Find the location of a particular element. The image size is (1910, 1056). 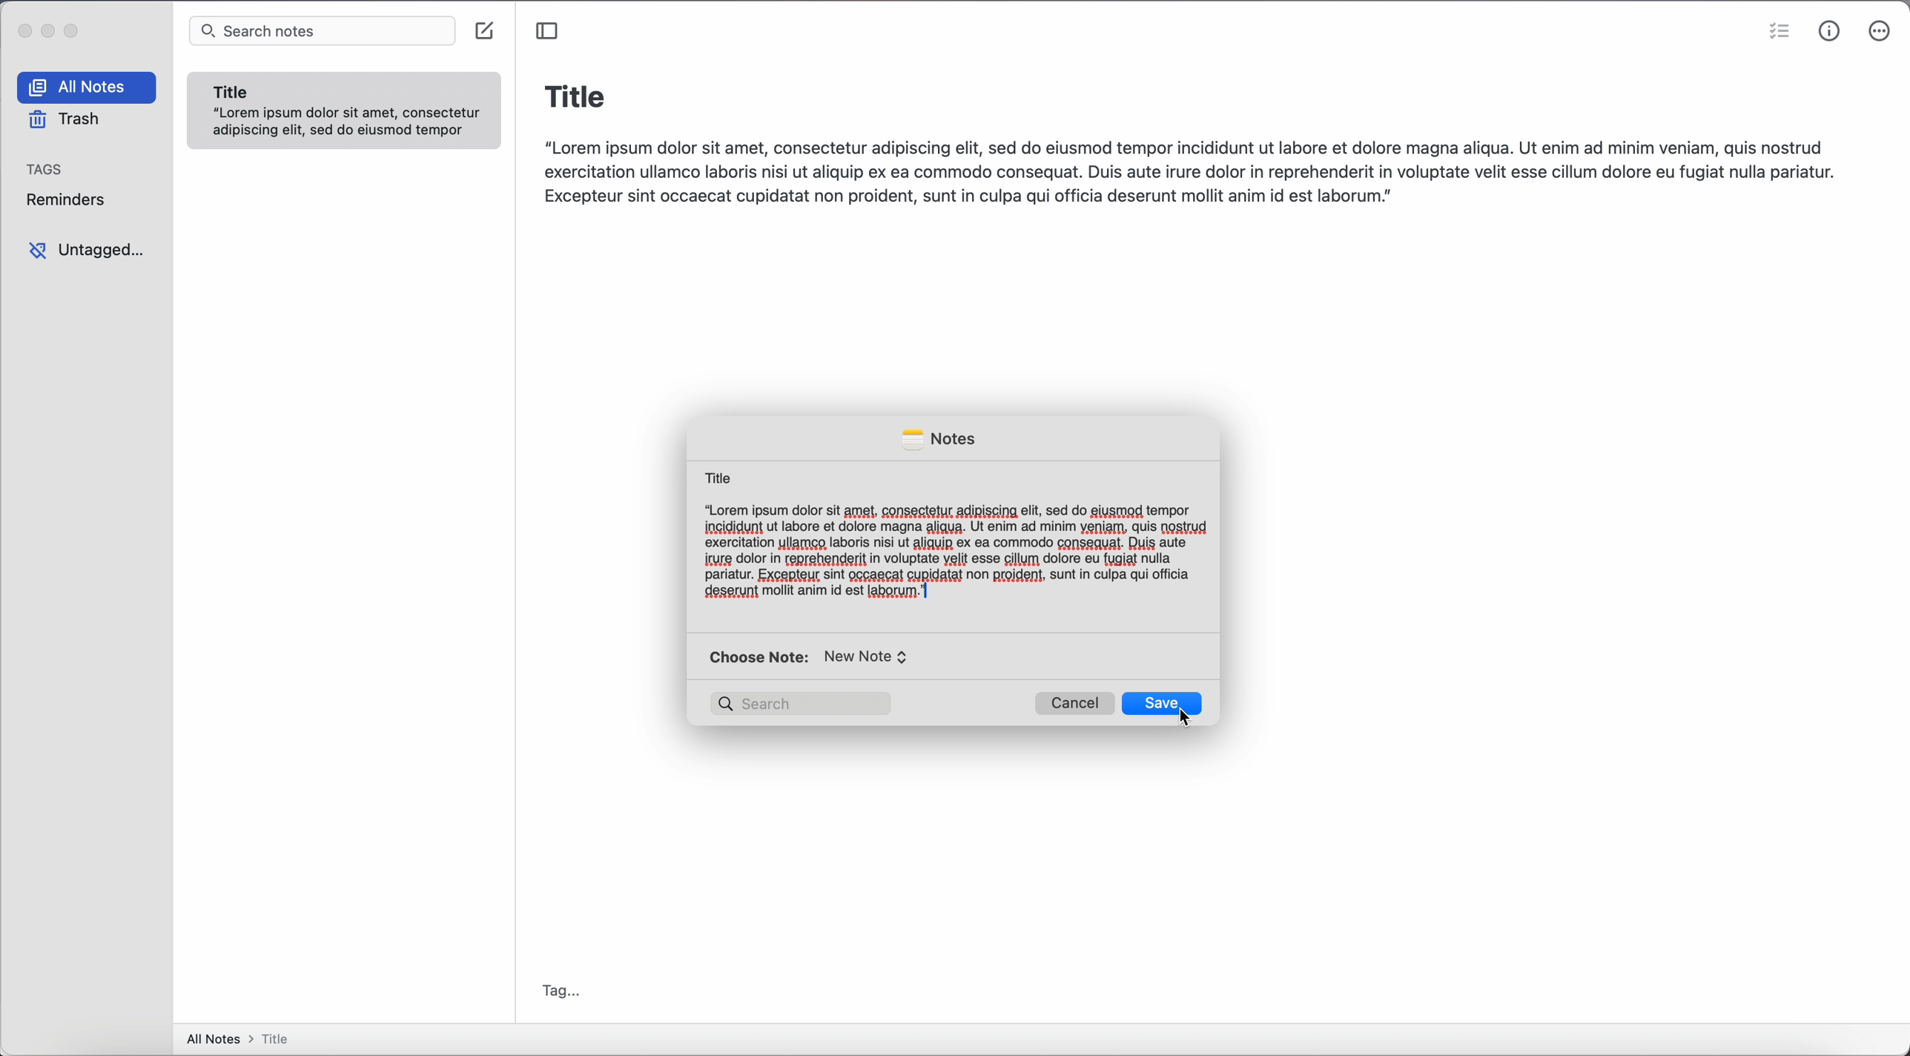

tag... is located at coordinates (564, 989).